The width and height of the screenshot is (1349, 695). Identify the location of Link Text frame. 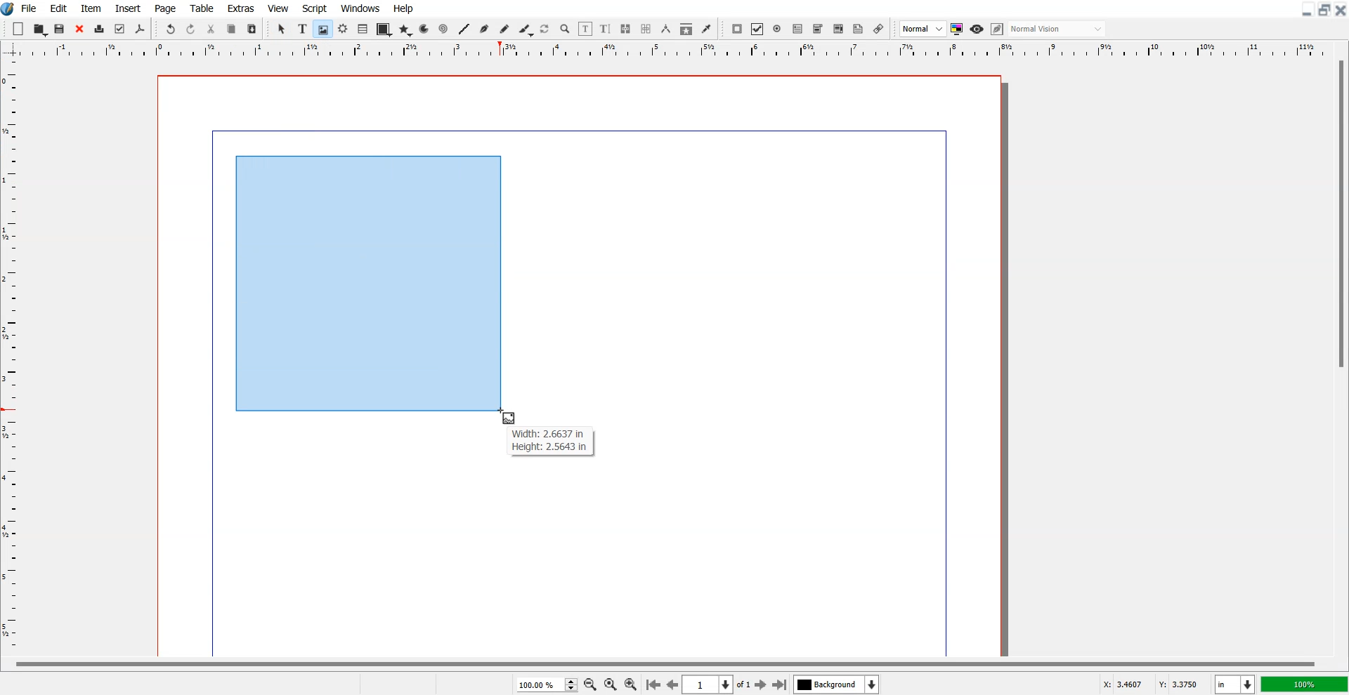
(625, 29).